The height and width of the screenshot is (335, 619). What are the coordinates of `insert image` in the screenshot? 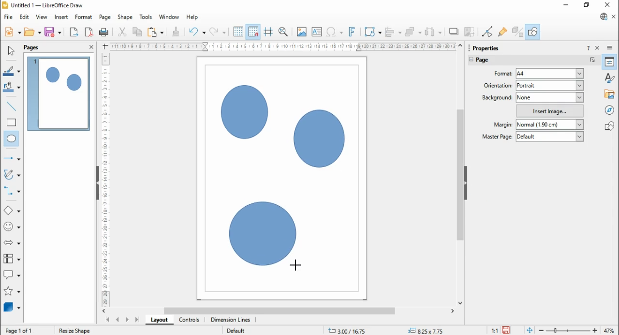 It's located at (550, 110).